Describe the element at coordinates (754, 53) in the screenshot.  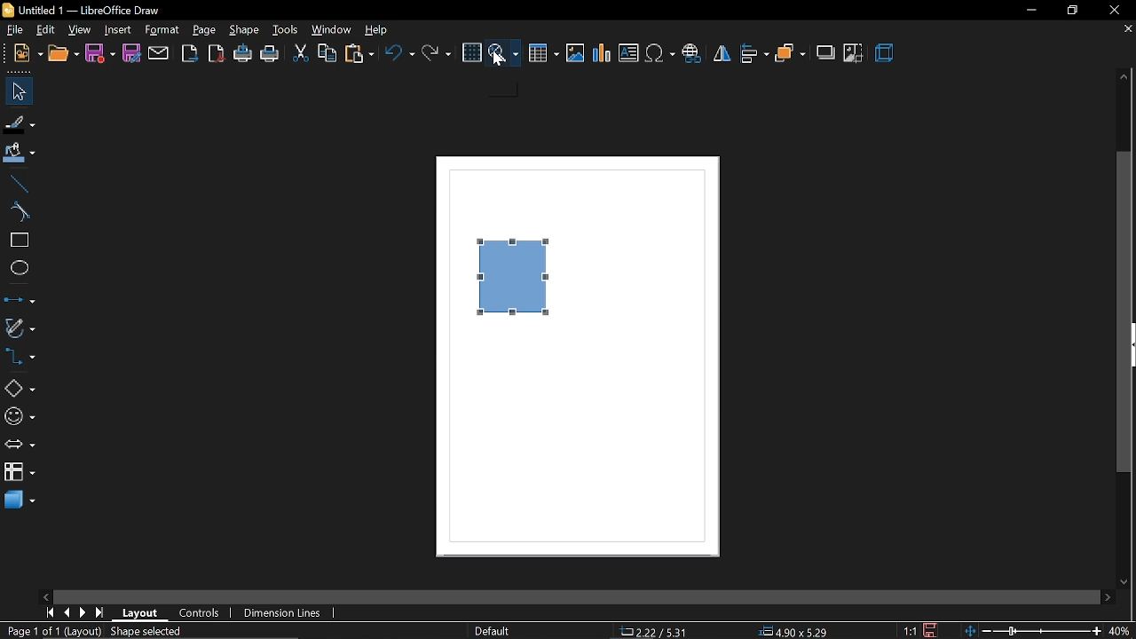
I see `align` at that location.